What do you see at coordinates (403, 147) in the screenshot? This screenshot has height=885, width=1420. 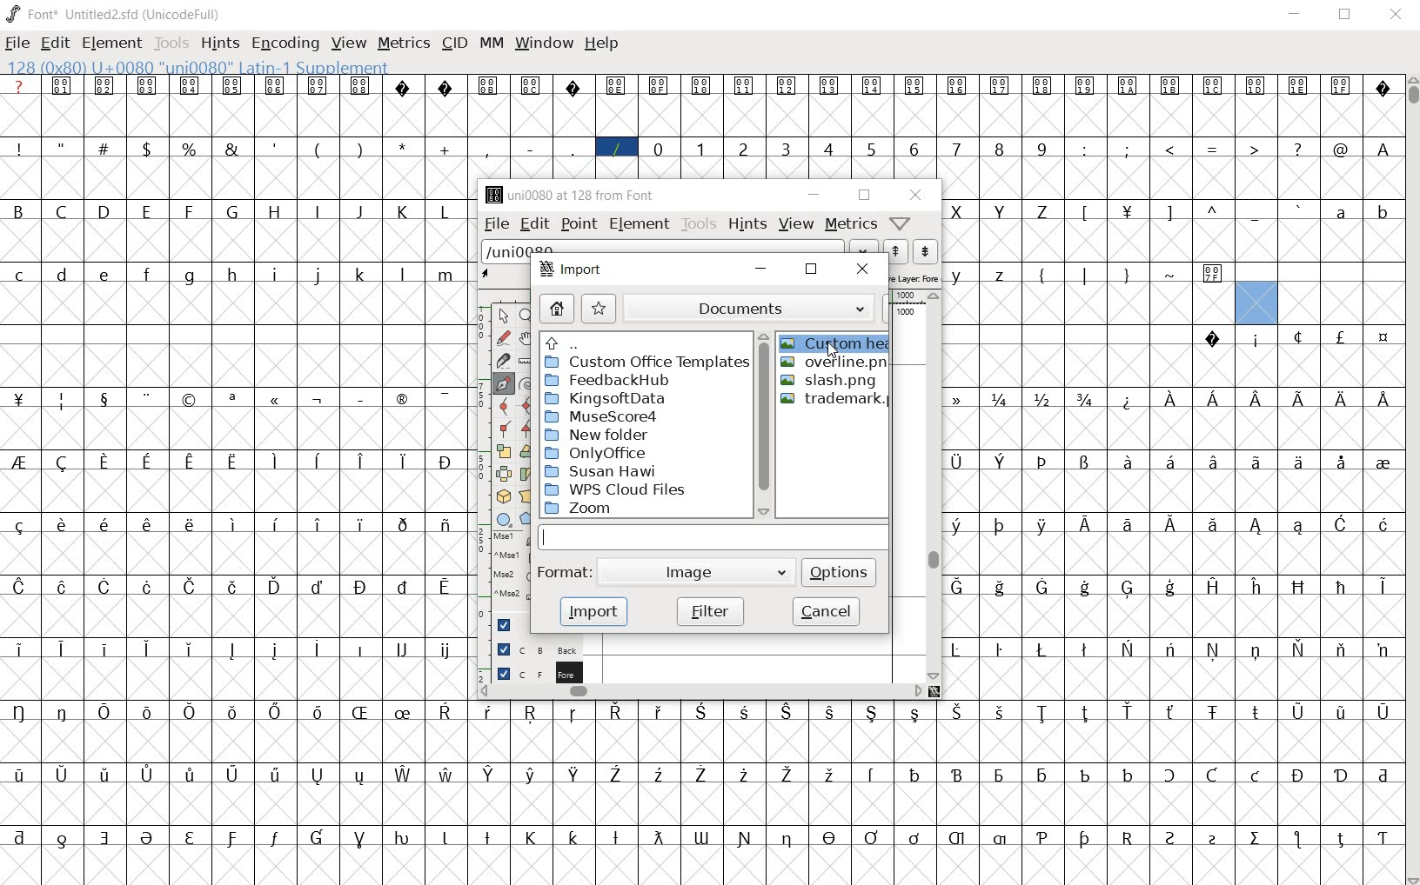 I see `glyph` at bounding box center [403, 147].